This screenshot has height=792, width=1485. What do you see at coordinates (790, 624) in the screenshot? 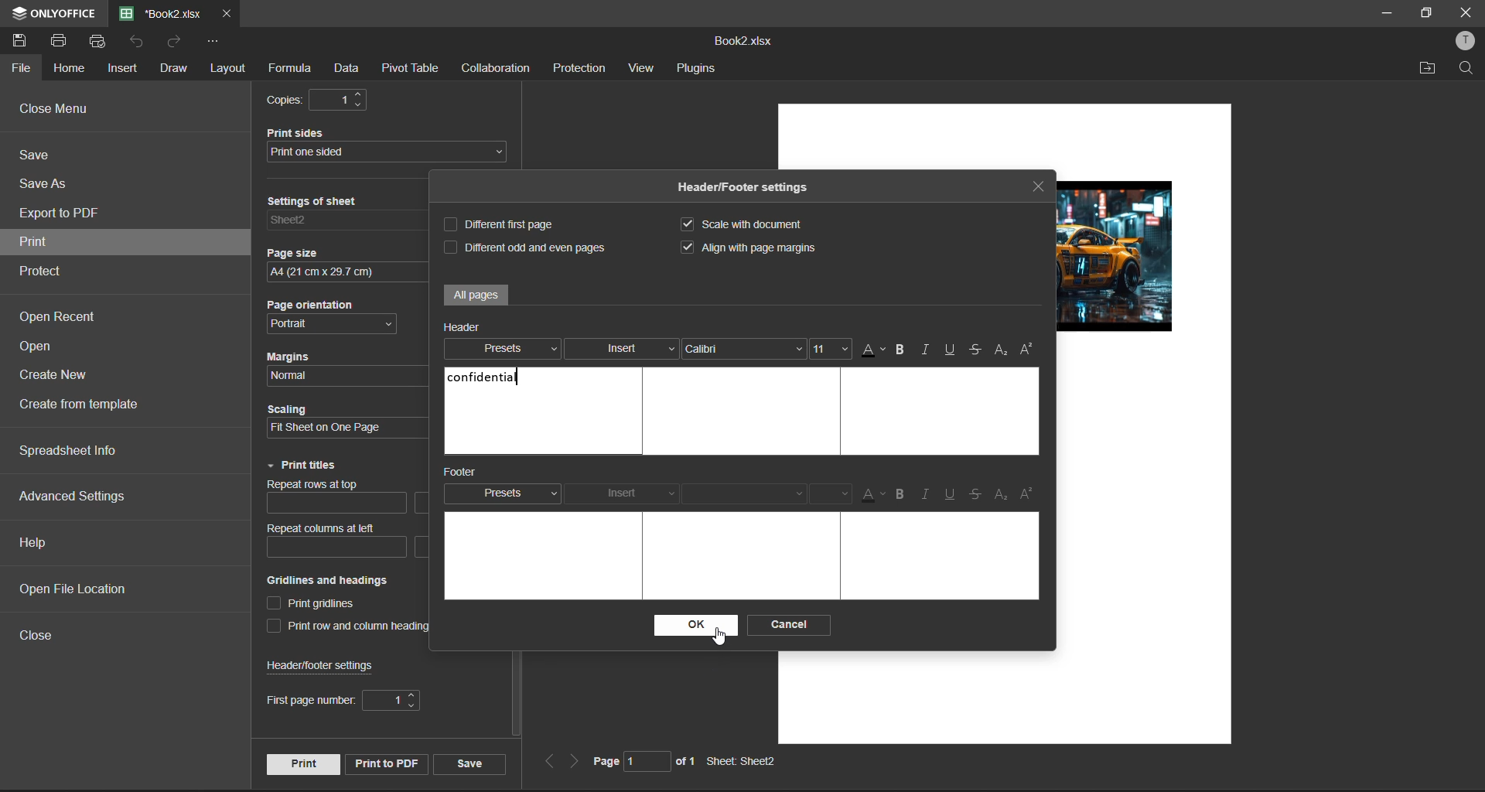
I see `cancel` at bounding box center [790, 624].